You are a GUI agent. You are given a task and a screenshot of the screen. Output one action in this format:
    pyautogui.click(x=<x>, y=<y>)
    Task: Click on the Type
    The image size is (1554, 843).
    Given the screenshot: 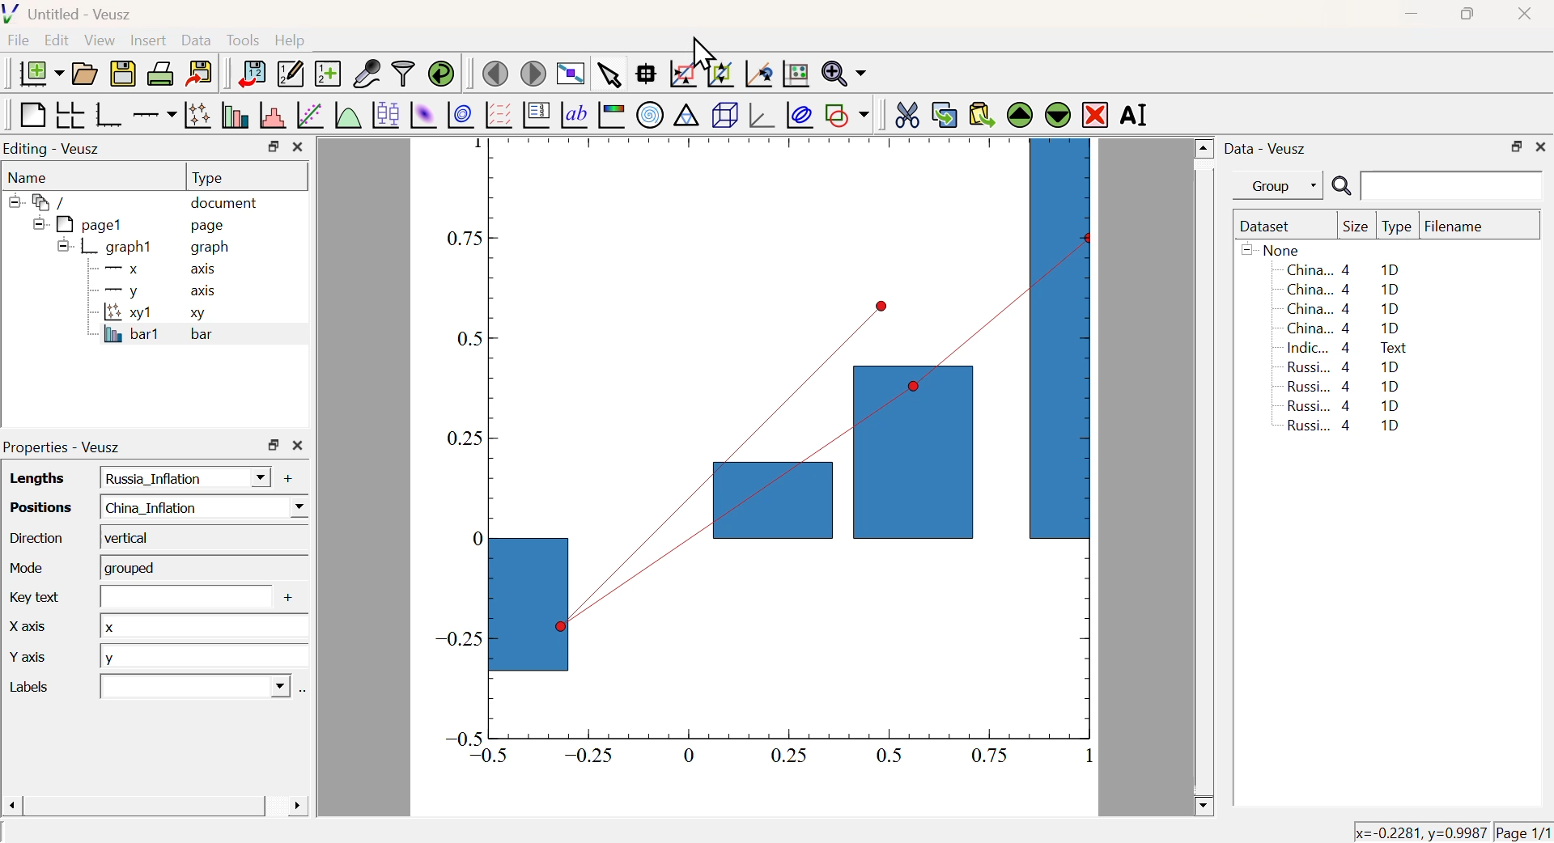 What is the action you would take?
    pyautogui.click(x=1397, y=227)
    